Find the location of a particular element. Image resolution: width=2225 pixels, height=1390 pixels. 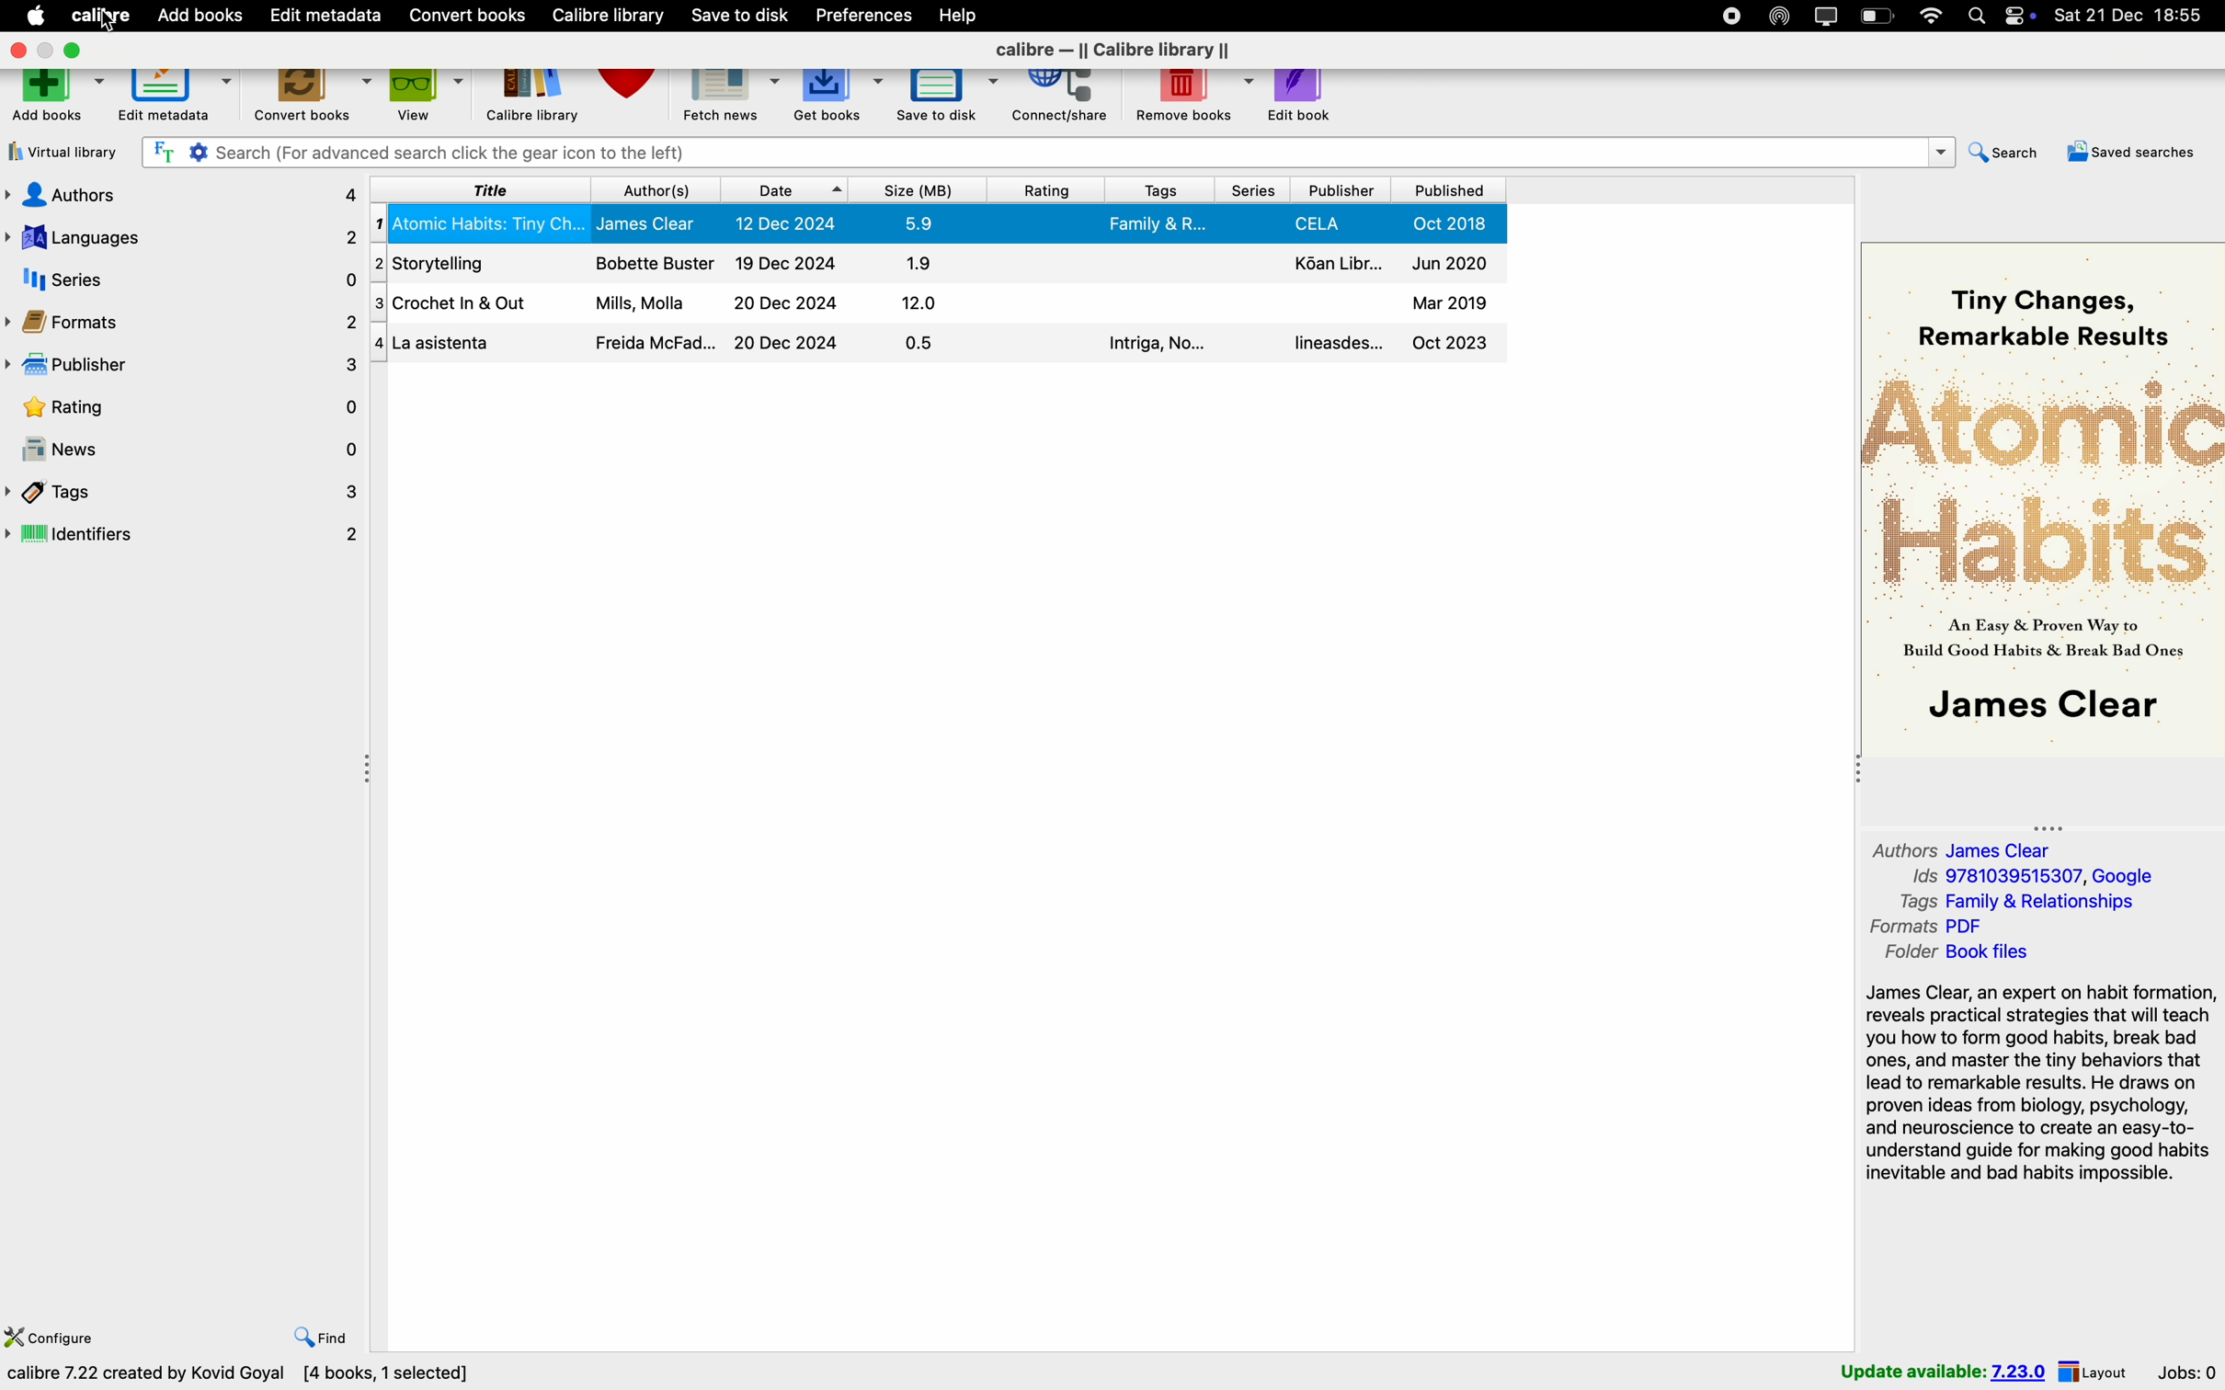

edit book is located at coordinates (1303, 97).